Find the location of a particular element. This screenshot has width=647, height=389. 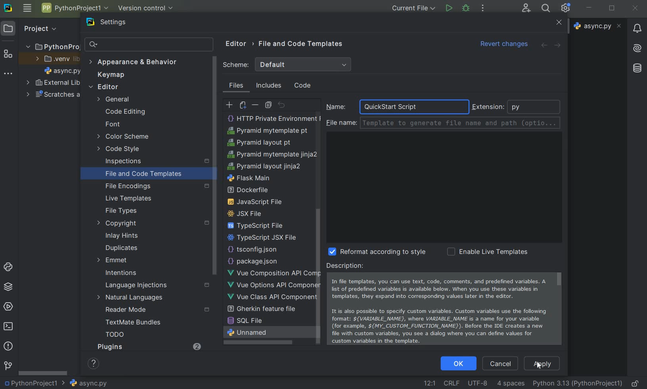

Cursor on apply is located at coordinates (541, 366).